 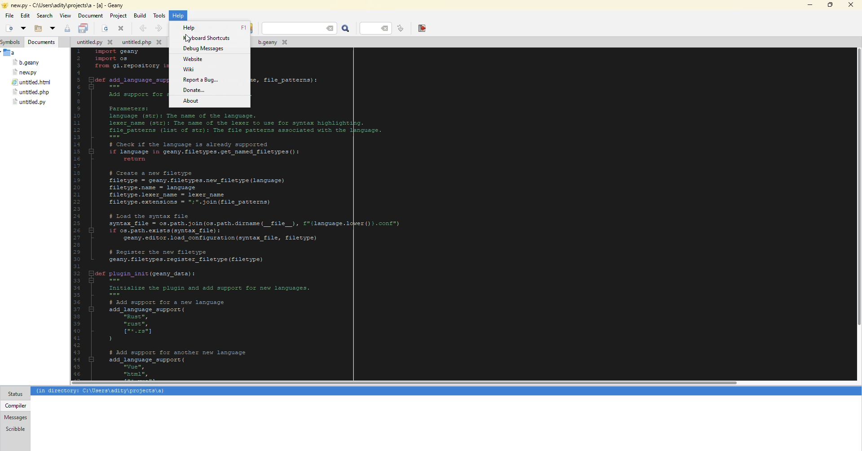 What do you see at coordinates (25, 16) in the screenshot?
I see `edit` at bounding box center [25, 16].